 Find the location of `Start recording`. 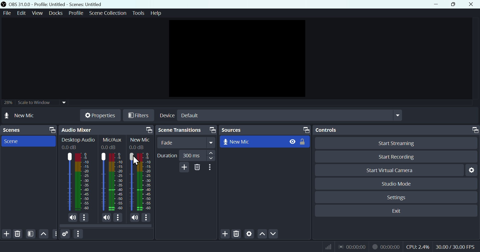

Start recording is located at coordinates (397, 157).